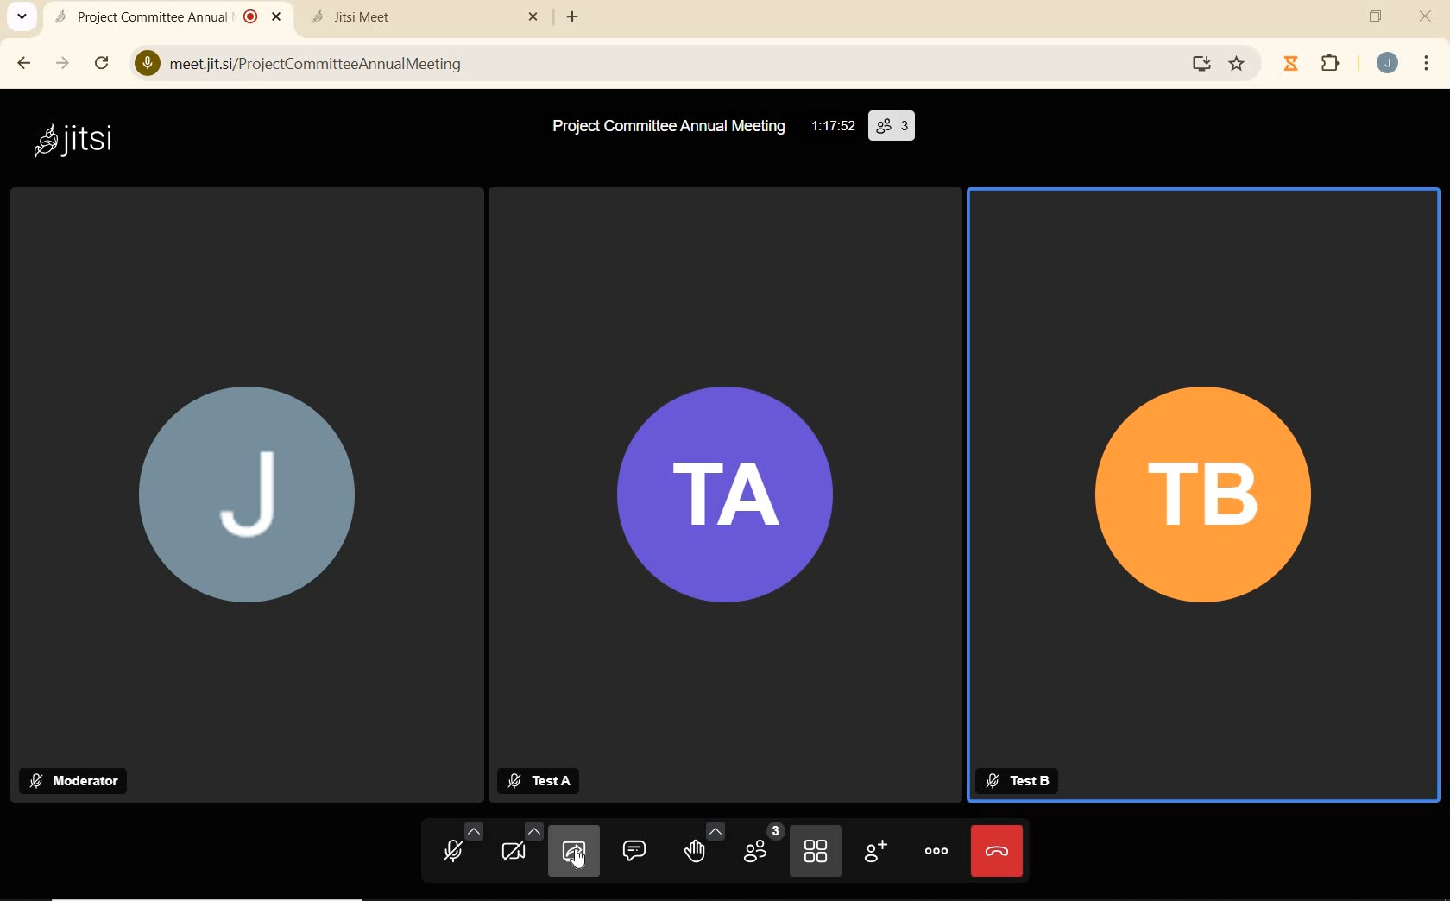 The width and height of the screenshot is (1450, 901). Describe the element at coordinates (308, 61) in the screenshot. I see `meetjitsi/ProjectCommitteeAnnualMeeting` at that location.